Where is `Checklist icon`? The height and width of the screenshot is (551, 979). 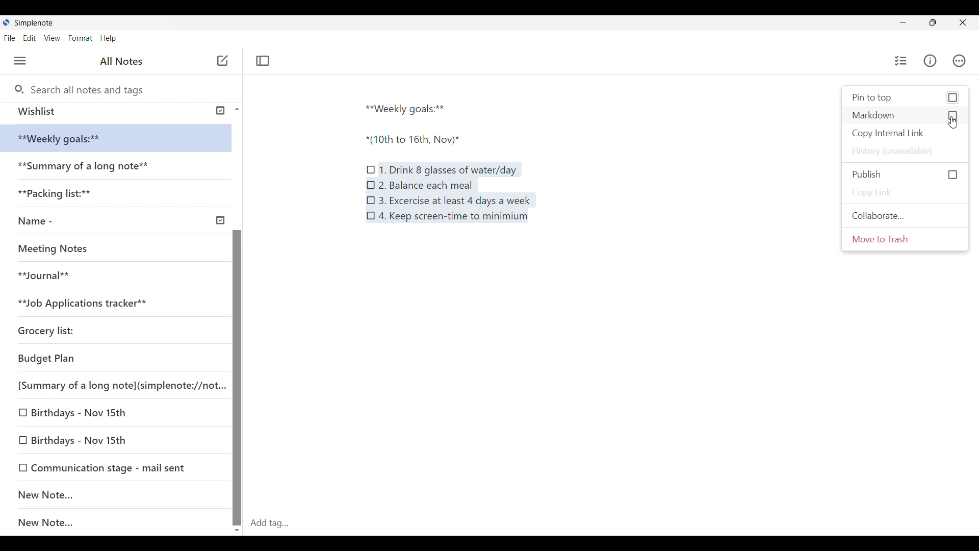
Checklist icon is located at coordinates (371, 166).